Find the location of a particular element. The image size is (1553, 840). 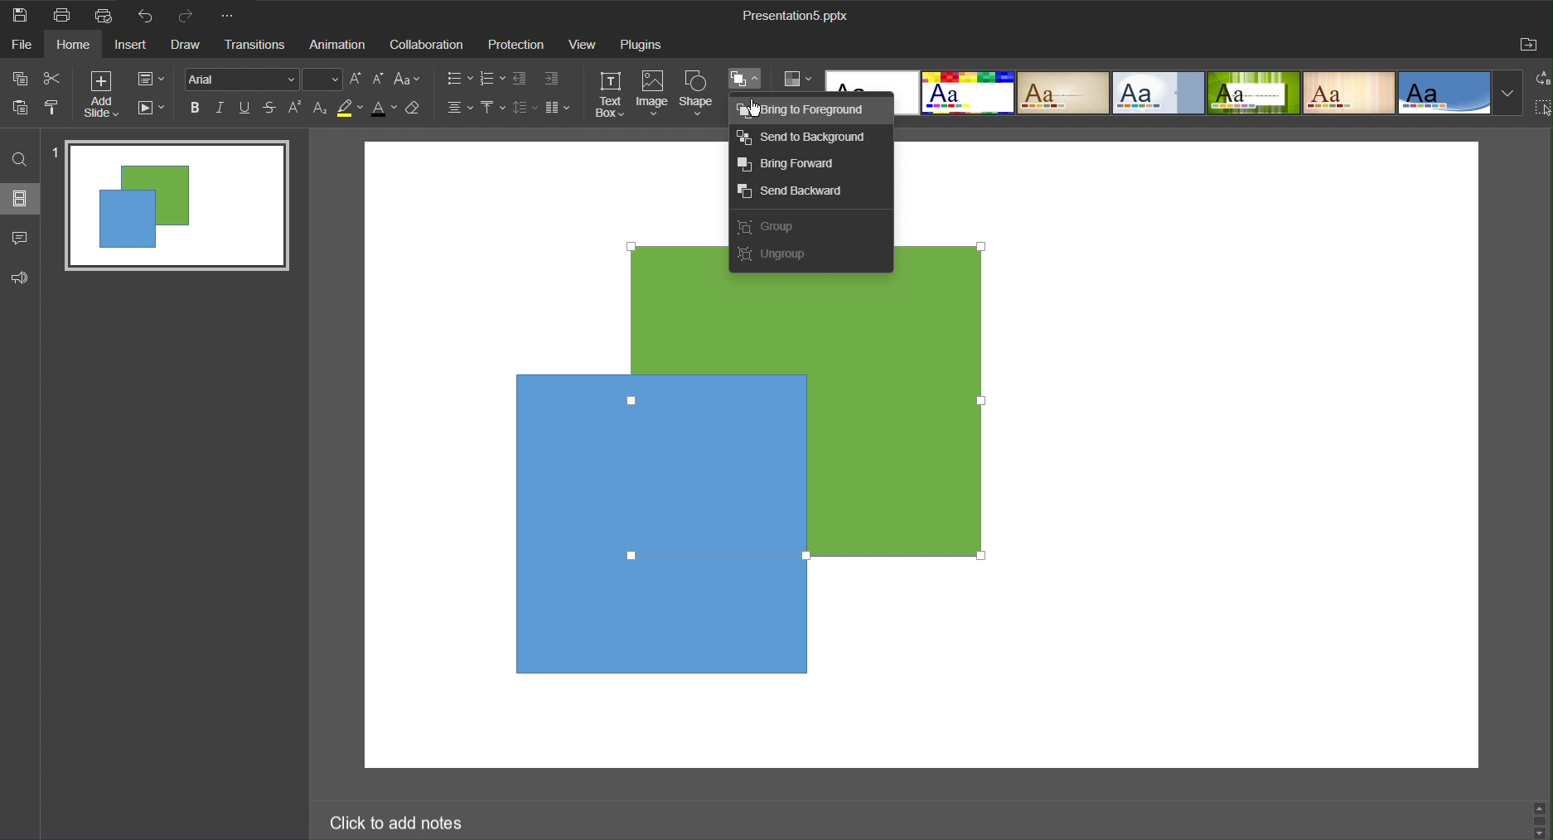

Send Backward is located at coordinates (799, 195).